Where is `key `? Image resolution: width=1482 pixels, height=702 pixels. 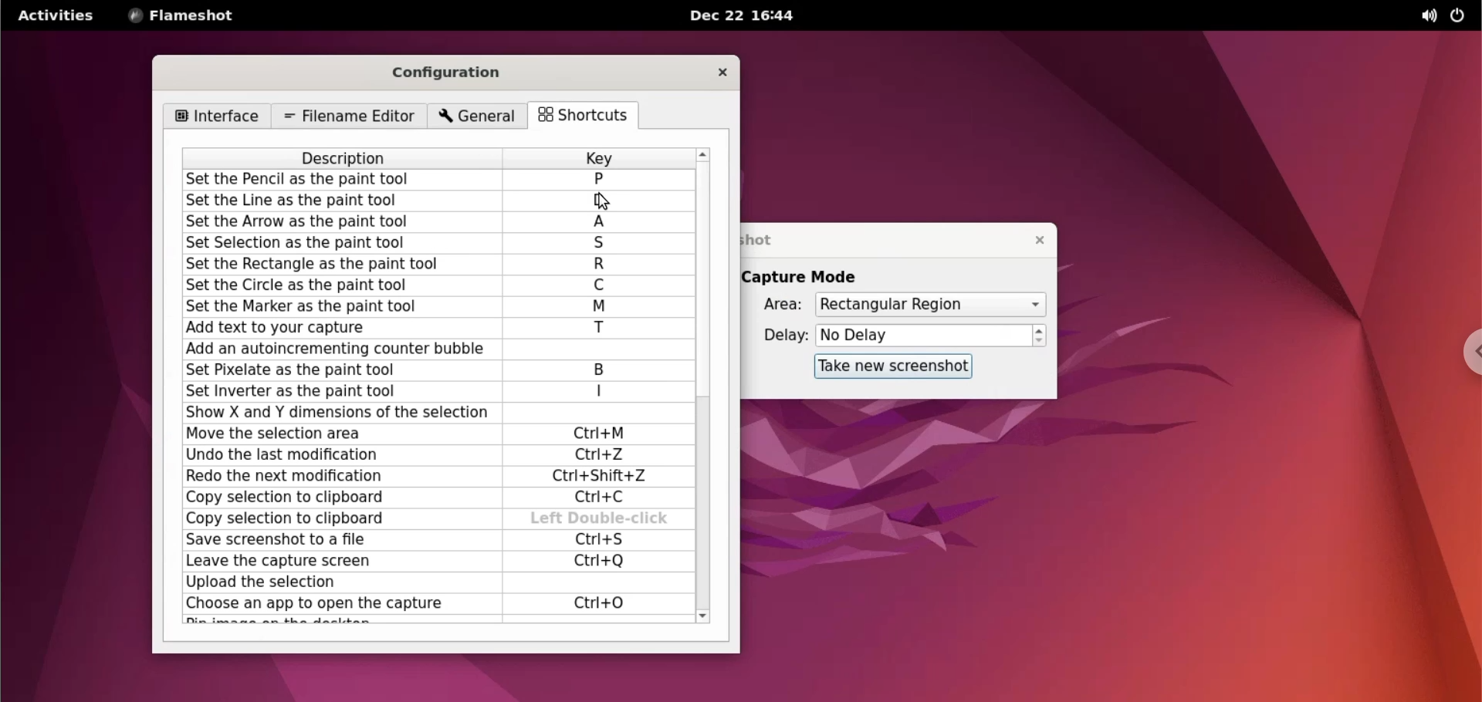
key  is located at coordinates (598, 157).